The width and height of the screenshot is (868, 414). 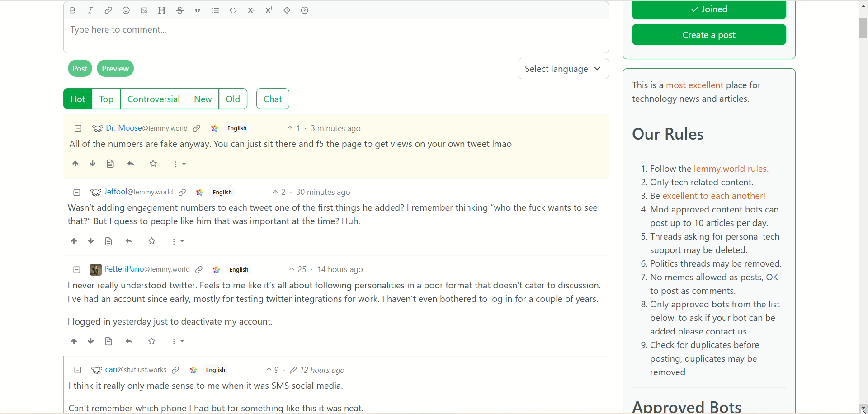 I want to click on Upvote 1, so click(x=293, y=128).